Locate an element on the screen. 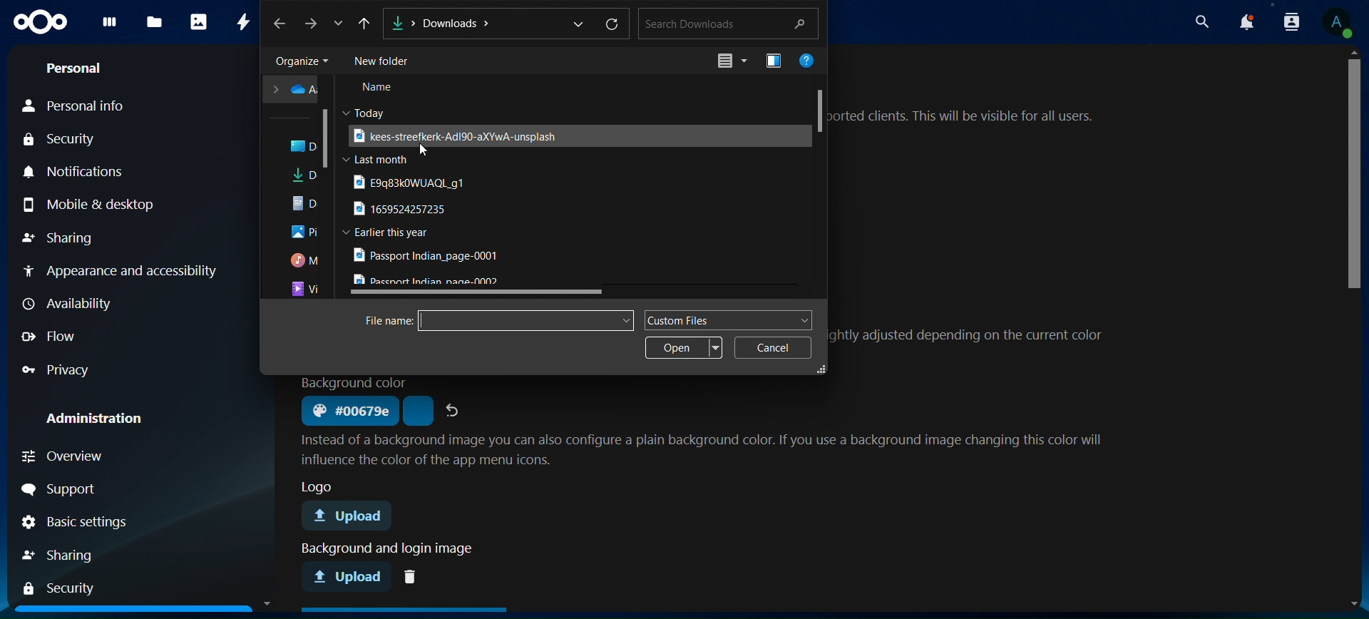 Image resolution: width=1369 pixels, height=619 pixels. notoifications is located at coordinates (1248, 23).